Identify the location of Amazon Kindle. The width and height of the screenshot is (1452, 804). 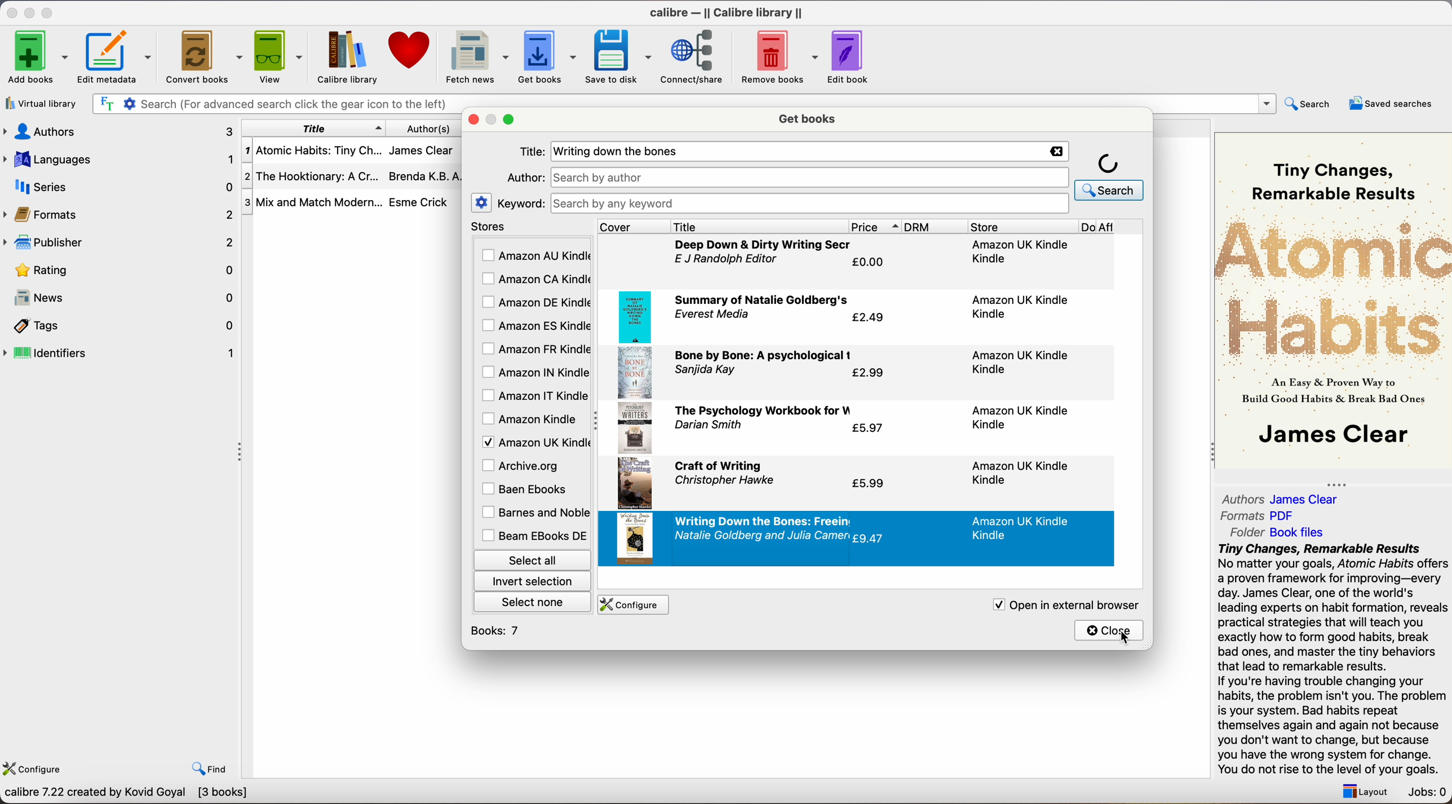
(531, 419).